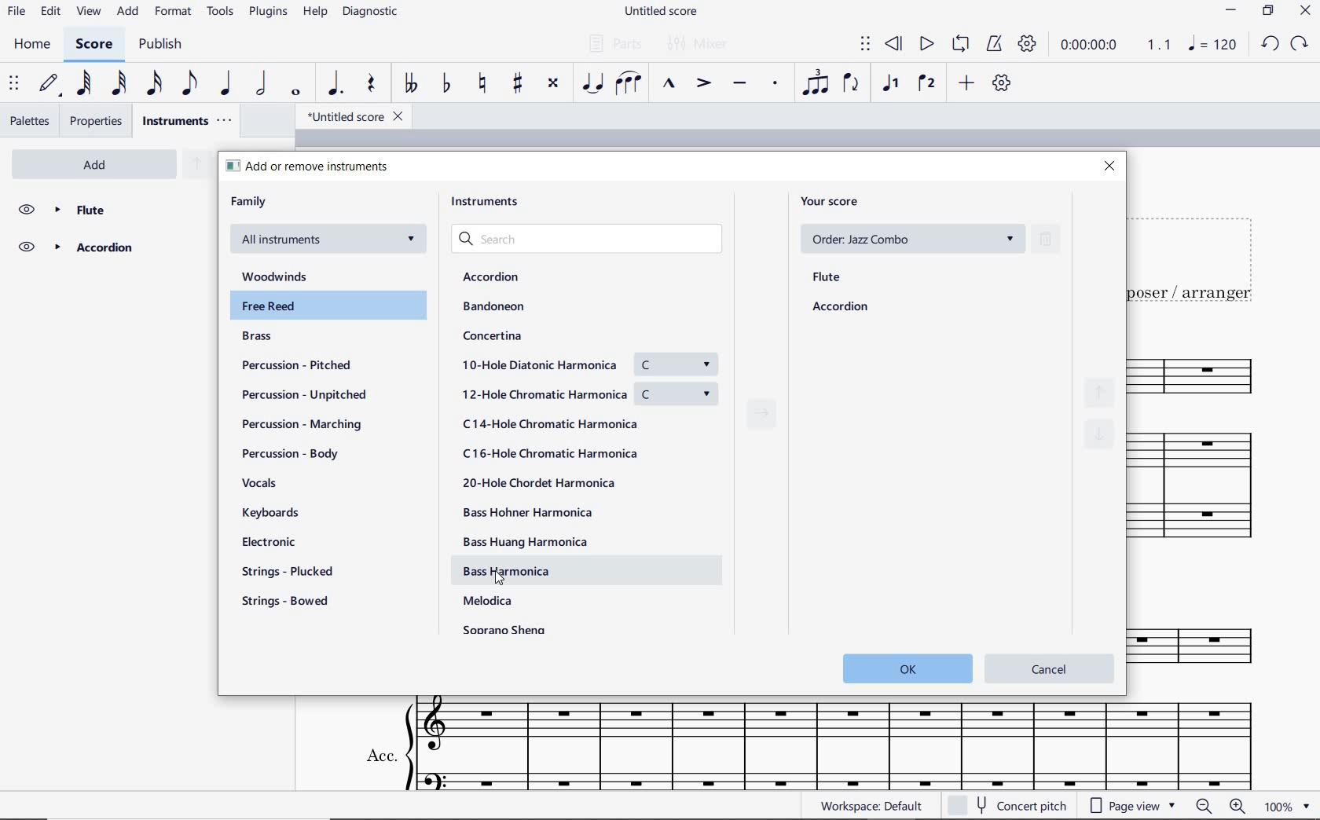 This screenshot has width=1320, height=820. Describe the element at coordinates (965, 84) in the screenshot. I see `add` at that location.